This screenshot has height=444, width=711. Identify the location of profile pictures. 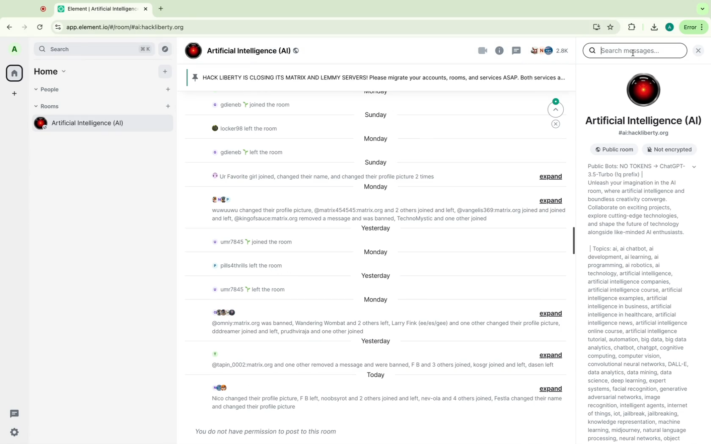
(220, 387).